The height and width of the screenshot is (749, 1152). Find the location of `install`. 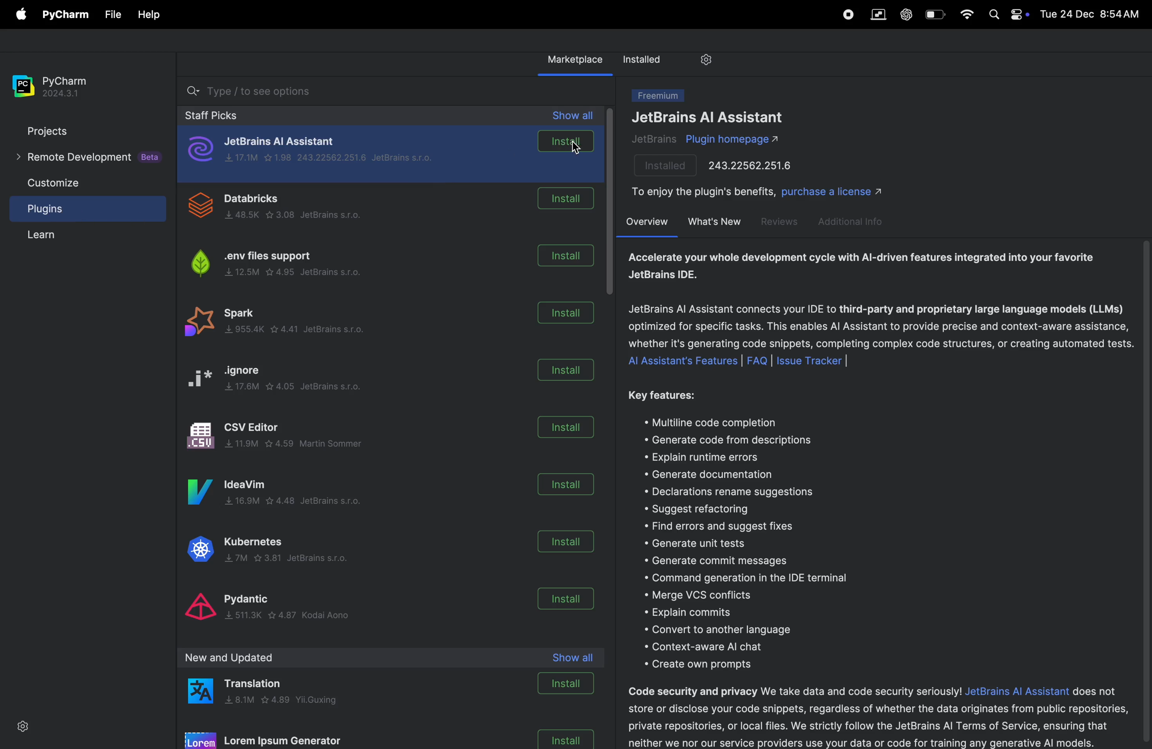

install is located at coordinates (568, 313).